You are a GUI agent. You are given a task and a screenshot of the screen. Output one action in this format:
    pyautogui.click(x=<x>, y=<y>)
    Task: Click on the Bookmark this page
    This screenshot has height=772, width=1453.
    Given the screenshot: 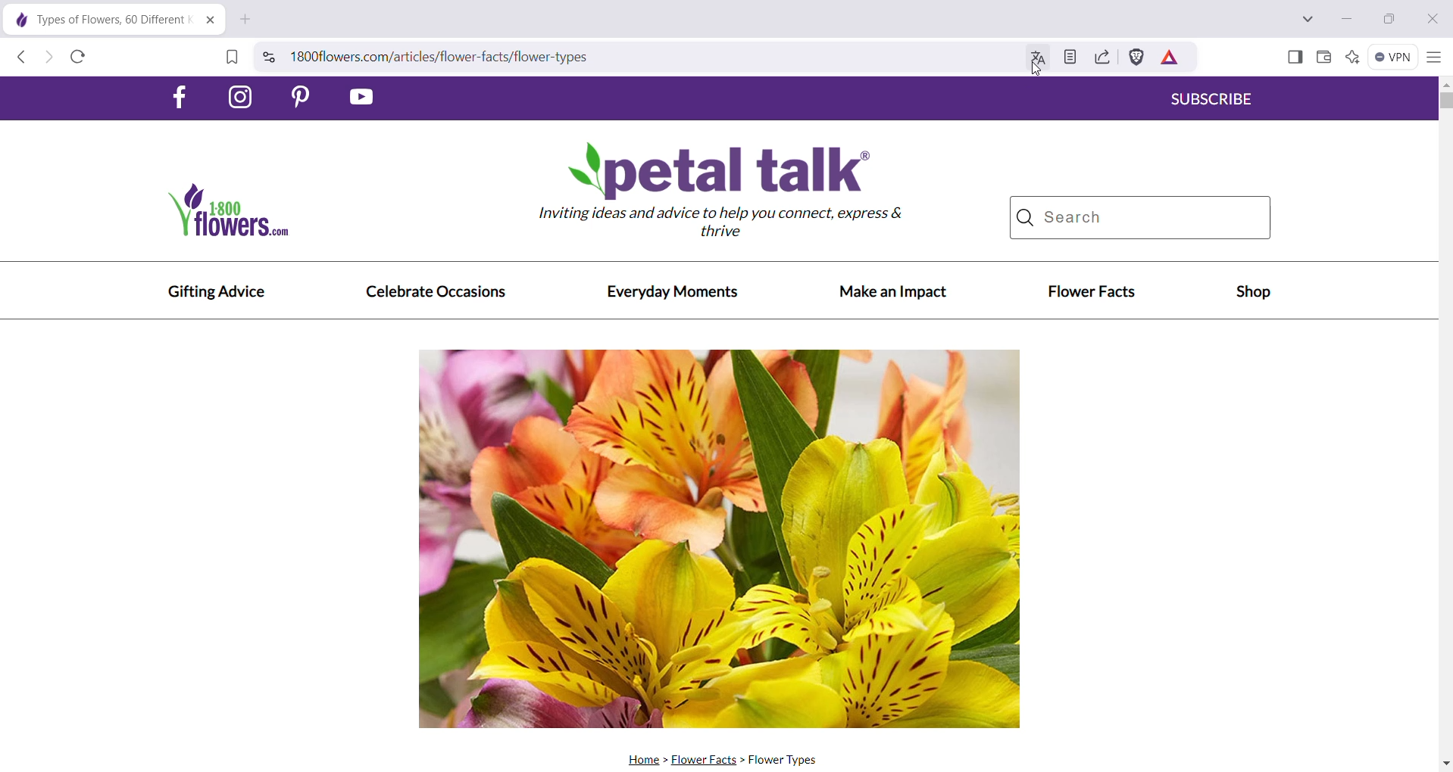 What is the action you would take?
    pyautogui.click(x=233, y=59)
    